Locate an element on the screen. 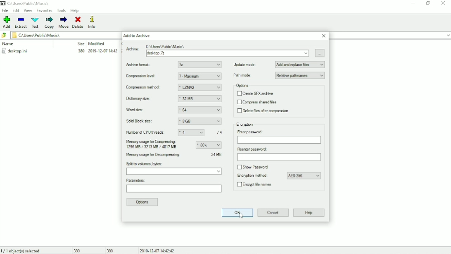  380 is located at coordinates (76, 251).